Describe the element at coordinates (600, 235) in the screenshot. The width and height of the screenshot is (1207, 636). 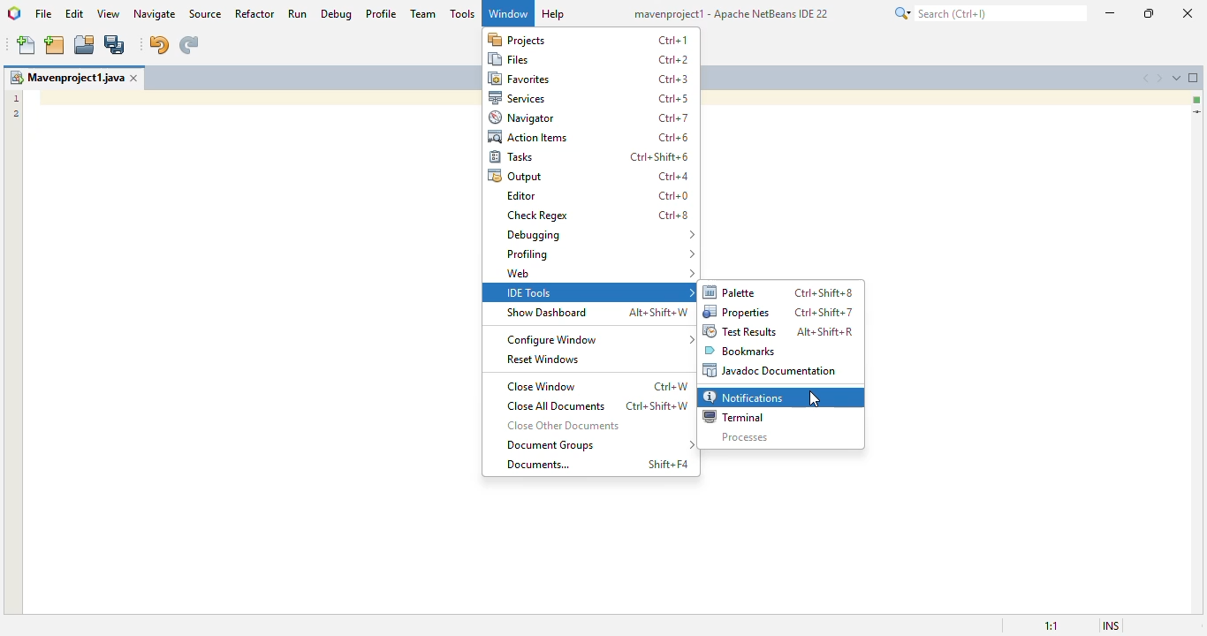
I see `debugging` at that location.